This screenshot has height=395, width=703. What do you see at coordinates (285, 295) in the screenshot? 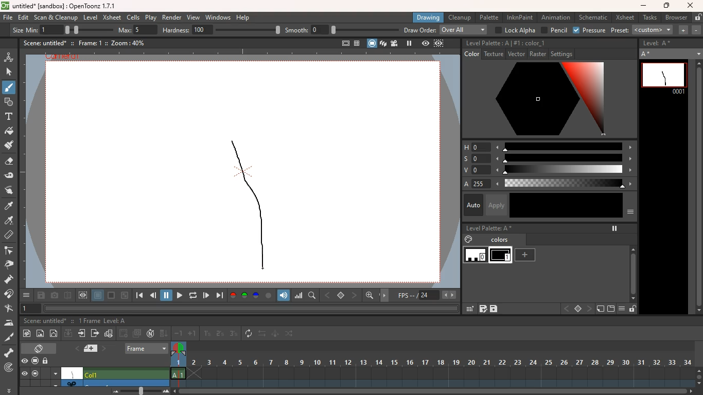
I see `volume` at bounding box center [285, 295].